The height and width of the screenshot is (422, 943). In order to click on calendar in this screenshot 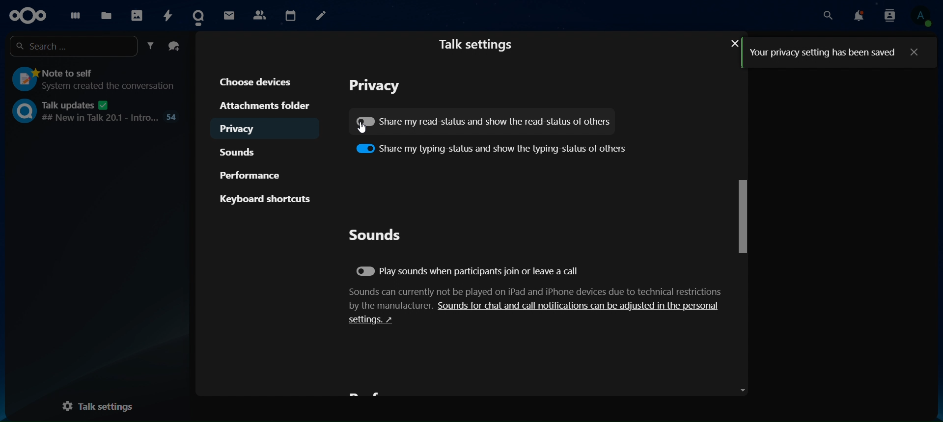, I will do `click(290, 14)`.